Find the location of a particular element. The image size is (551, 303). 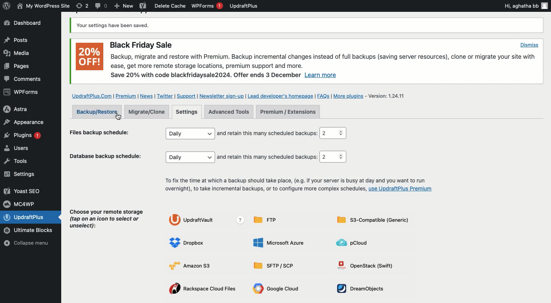

Ultimate Blocks is located at coordinates (30, 230).